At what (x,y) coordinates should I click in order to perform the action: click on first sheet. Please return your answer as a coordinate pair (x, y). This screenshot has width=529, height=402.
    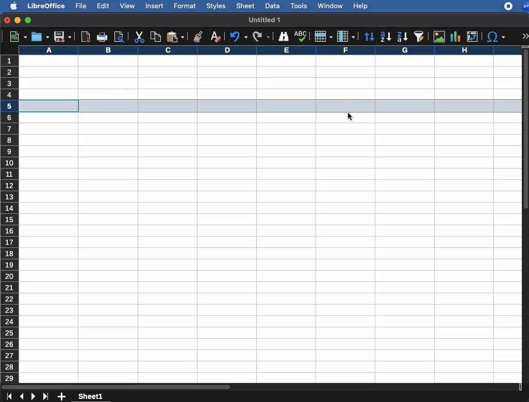
    Looking at the image, I should click on (9, 396).